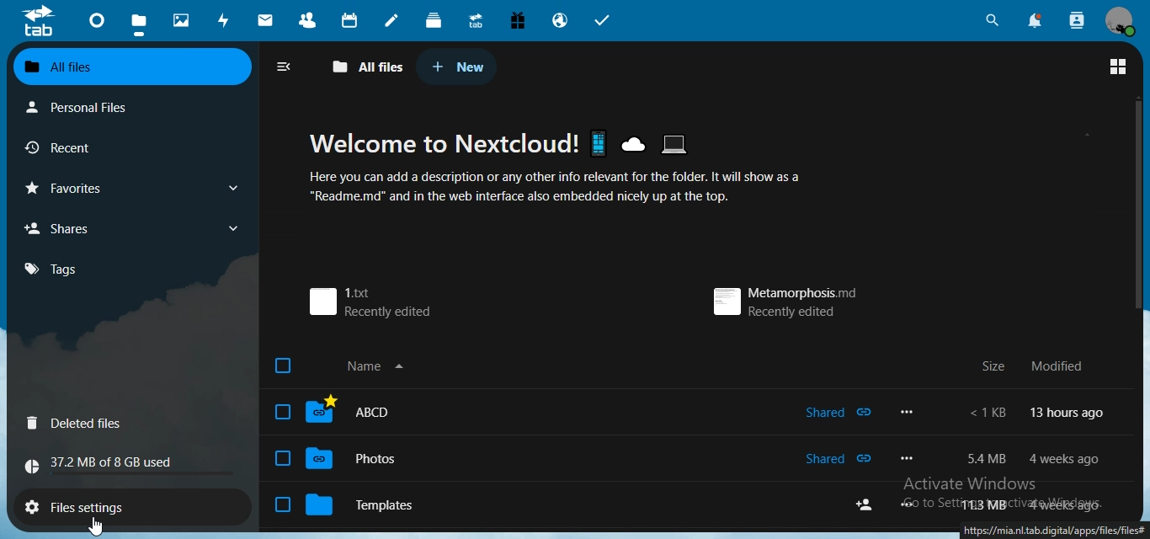 The image size is (1150, 539). Describe the element at coordinates (987, 368) in the screenshot. I see `size` at that location.